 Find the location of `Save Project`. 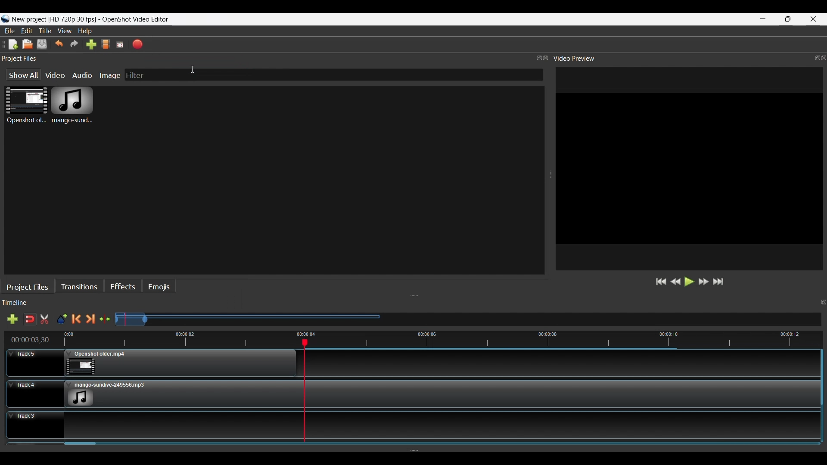

Save Project is located at coordinates (42, 44).